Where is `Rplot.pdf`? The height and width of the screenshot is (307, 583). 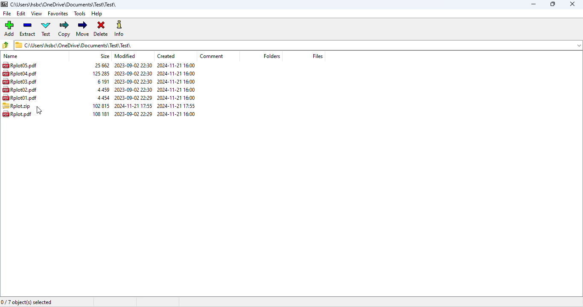
Rplot.pdf is located at coordinates (18, 116).